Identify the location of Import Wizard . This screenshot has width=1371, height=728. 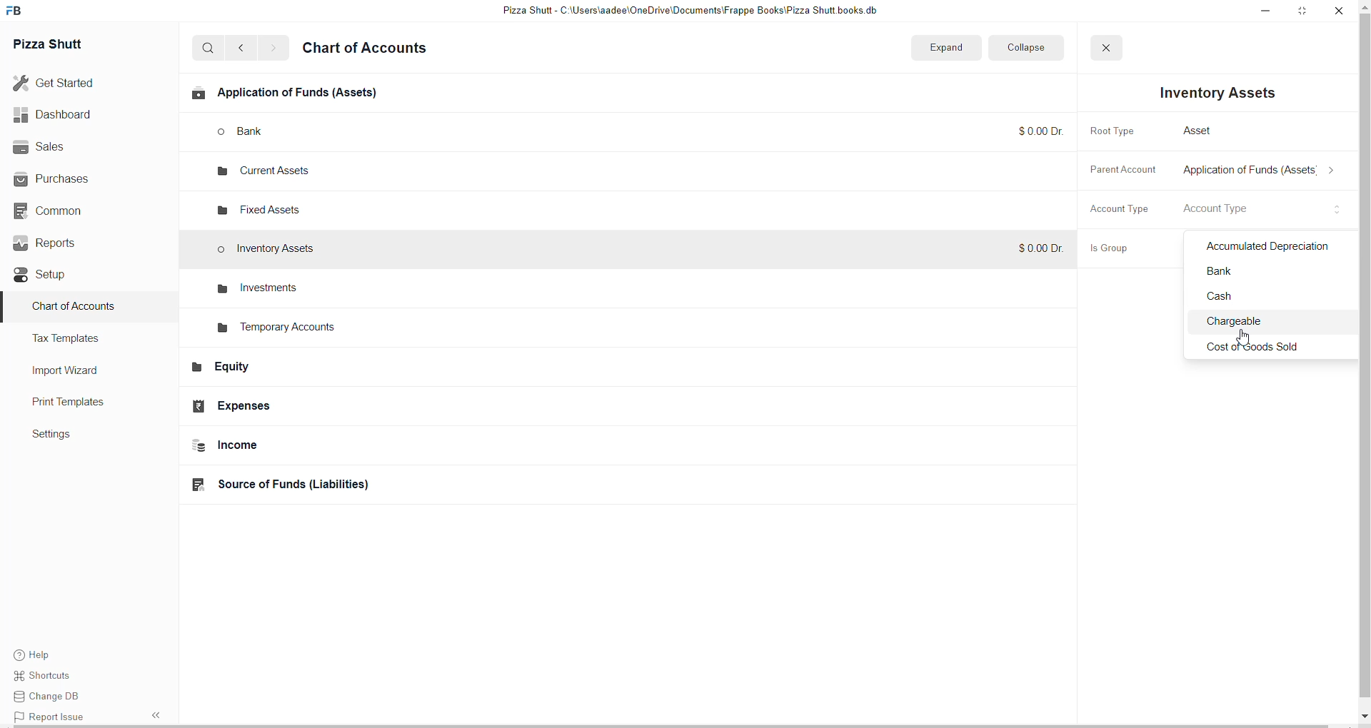
(74, 371).